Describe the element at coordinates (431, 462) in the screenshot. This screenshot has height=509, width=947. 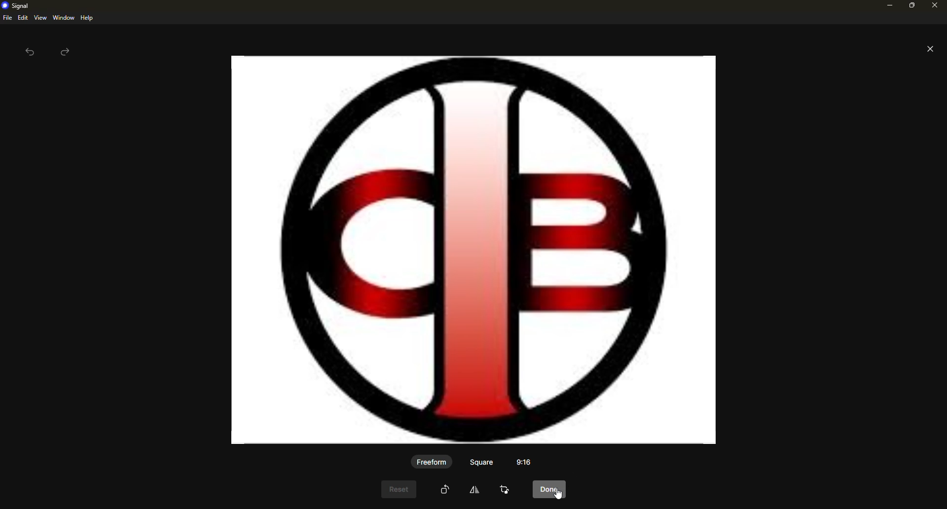
I see `freeform` at that location.